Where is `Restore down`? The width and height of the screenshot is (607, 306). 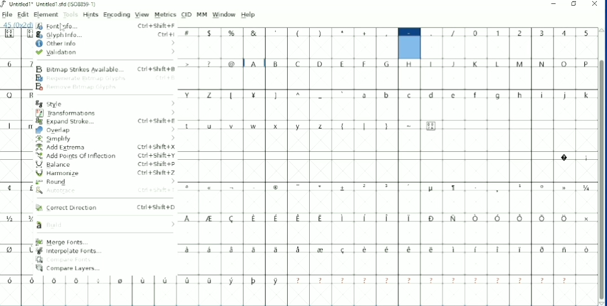 Restore down is located at coordinates (575, 4).